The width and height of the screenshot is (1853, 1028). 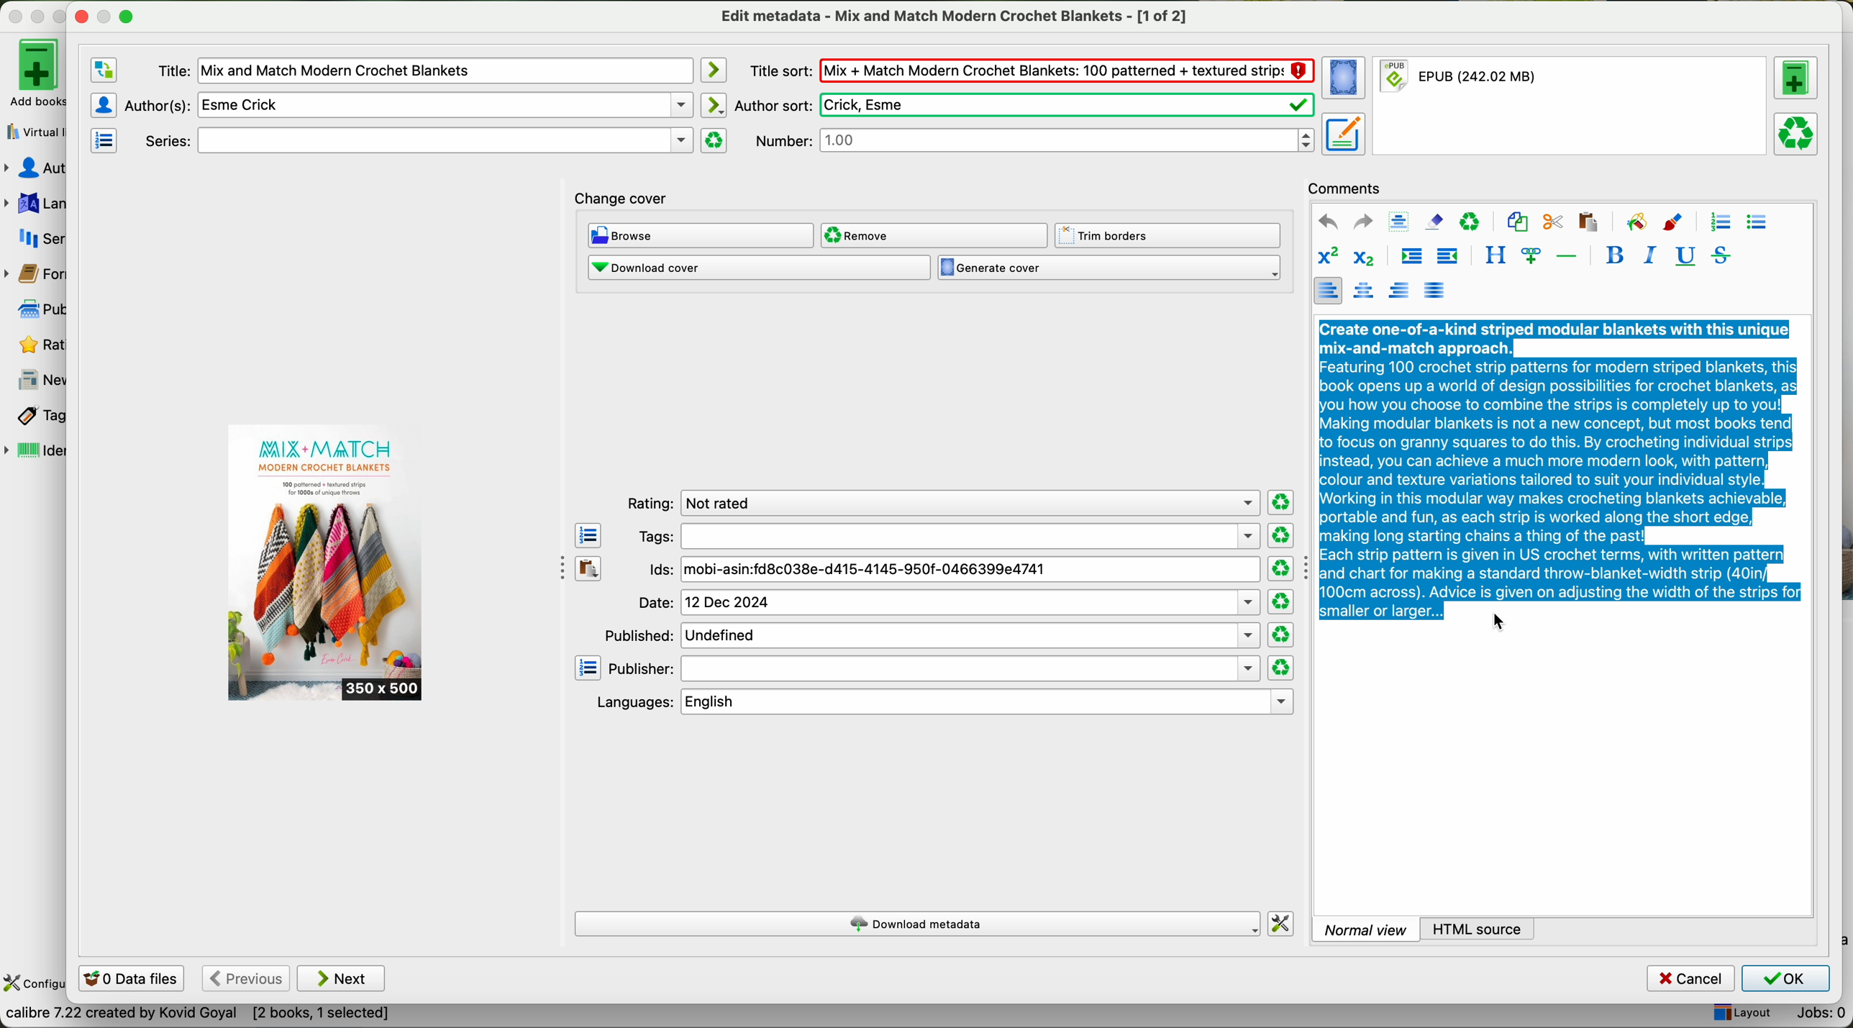 What do you see at coordinates (588, 536) in the screenshot?
I see `open the tag editor` at bounding box center [588, 536].